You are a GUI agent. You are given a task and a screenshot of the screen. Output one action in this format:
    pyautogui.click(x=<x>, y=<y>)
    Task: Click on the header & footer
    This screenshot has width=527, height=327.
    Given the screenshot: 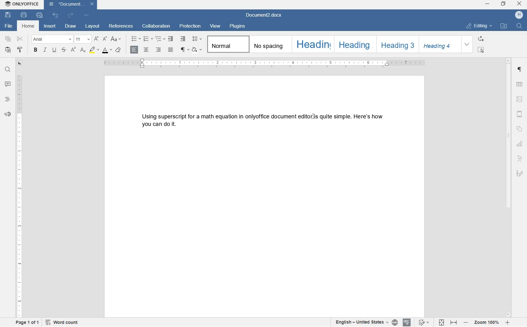 What is the action you would take?
    pyautogui.click(x=520, y=114)
    